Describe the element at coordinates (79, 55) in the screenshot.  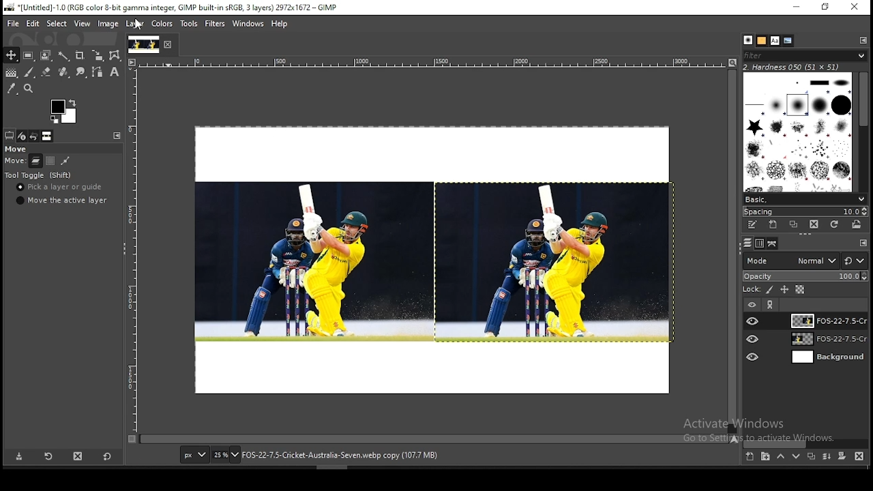
I see `crop tool` at that location.